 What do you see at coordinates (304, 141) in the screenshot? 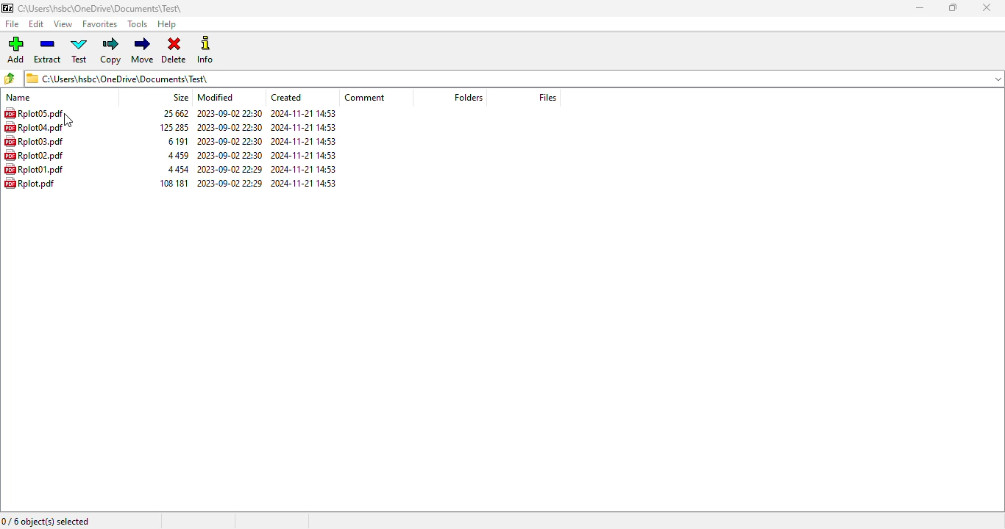
I see `created date & time` at bounding box center [304, 141].